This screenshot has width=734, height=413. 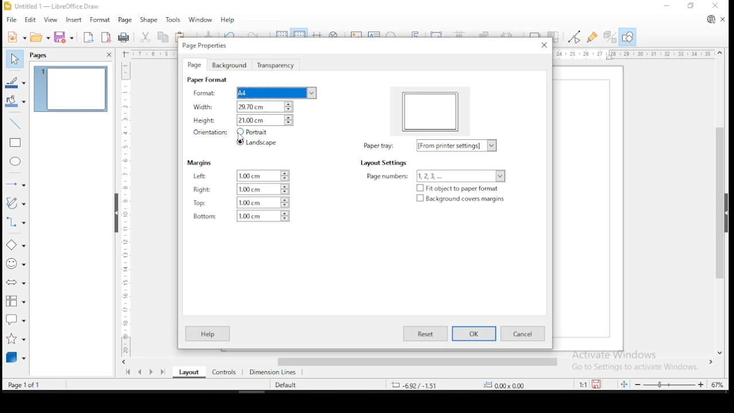 I want to click on transperency, so click(x=275, y=66).